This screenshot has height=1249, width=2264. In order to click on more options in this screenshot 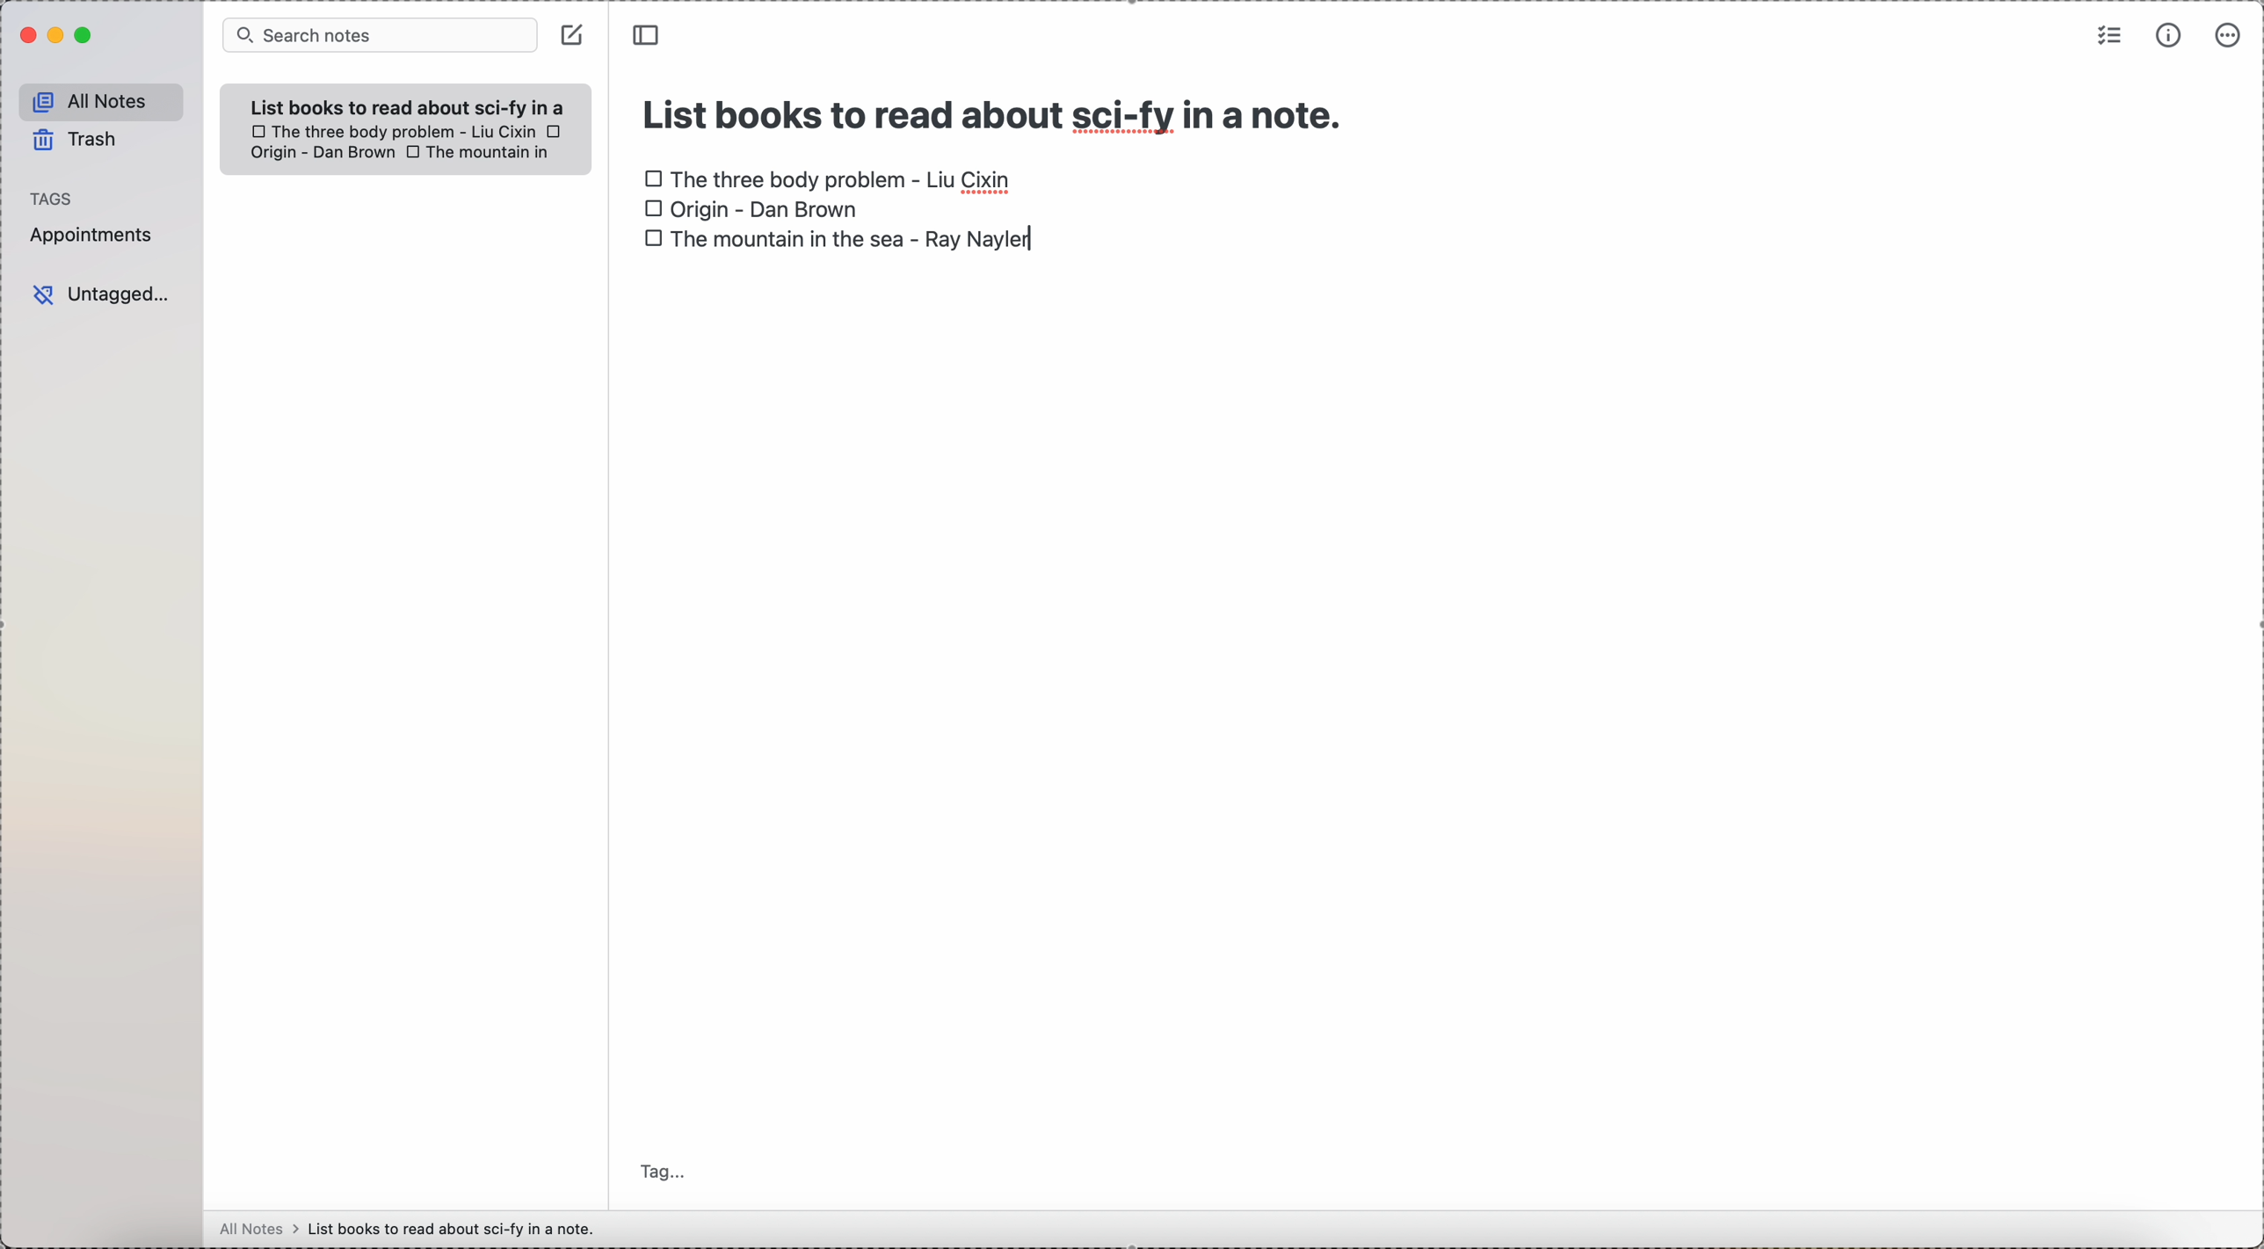, I will do `click(2226, 37)`.